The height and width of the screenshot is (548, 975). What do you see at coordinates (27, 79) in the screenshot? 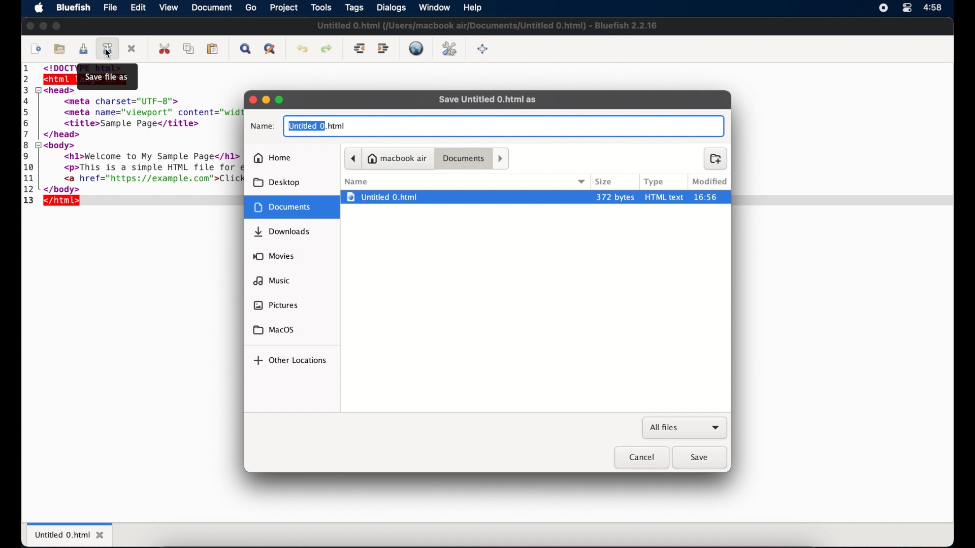
I see `2` at bounding box center [27, 79].